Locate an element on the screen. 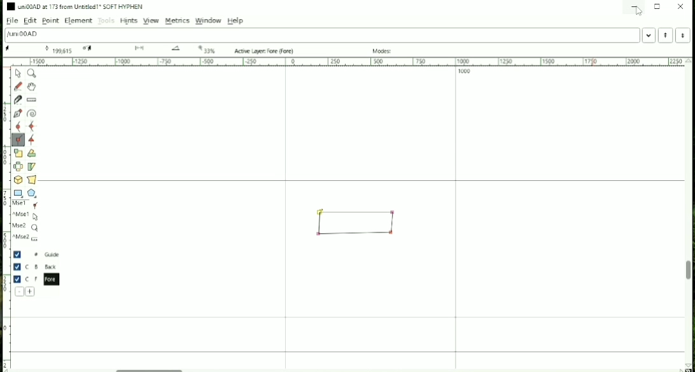  173 Oxad U+00AD "uni00AD" SOFT HYPHEN is located at coordinates (12, 49).